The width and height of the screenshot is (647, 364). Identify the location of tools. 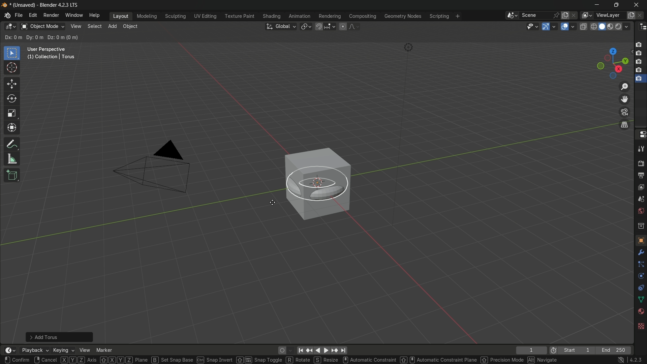
(641, 148).